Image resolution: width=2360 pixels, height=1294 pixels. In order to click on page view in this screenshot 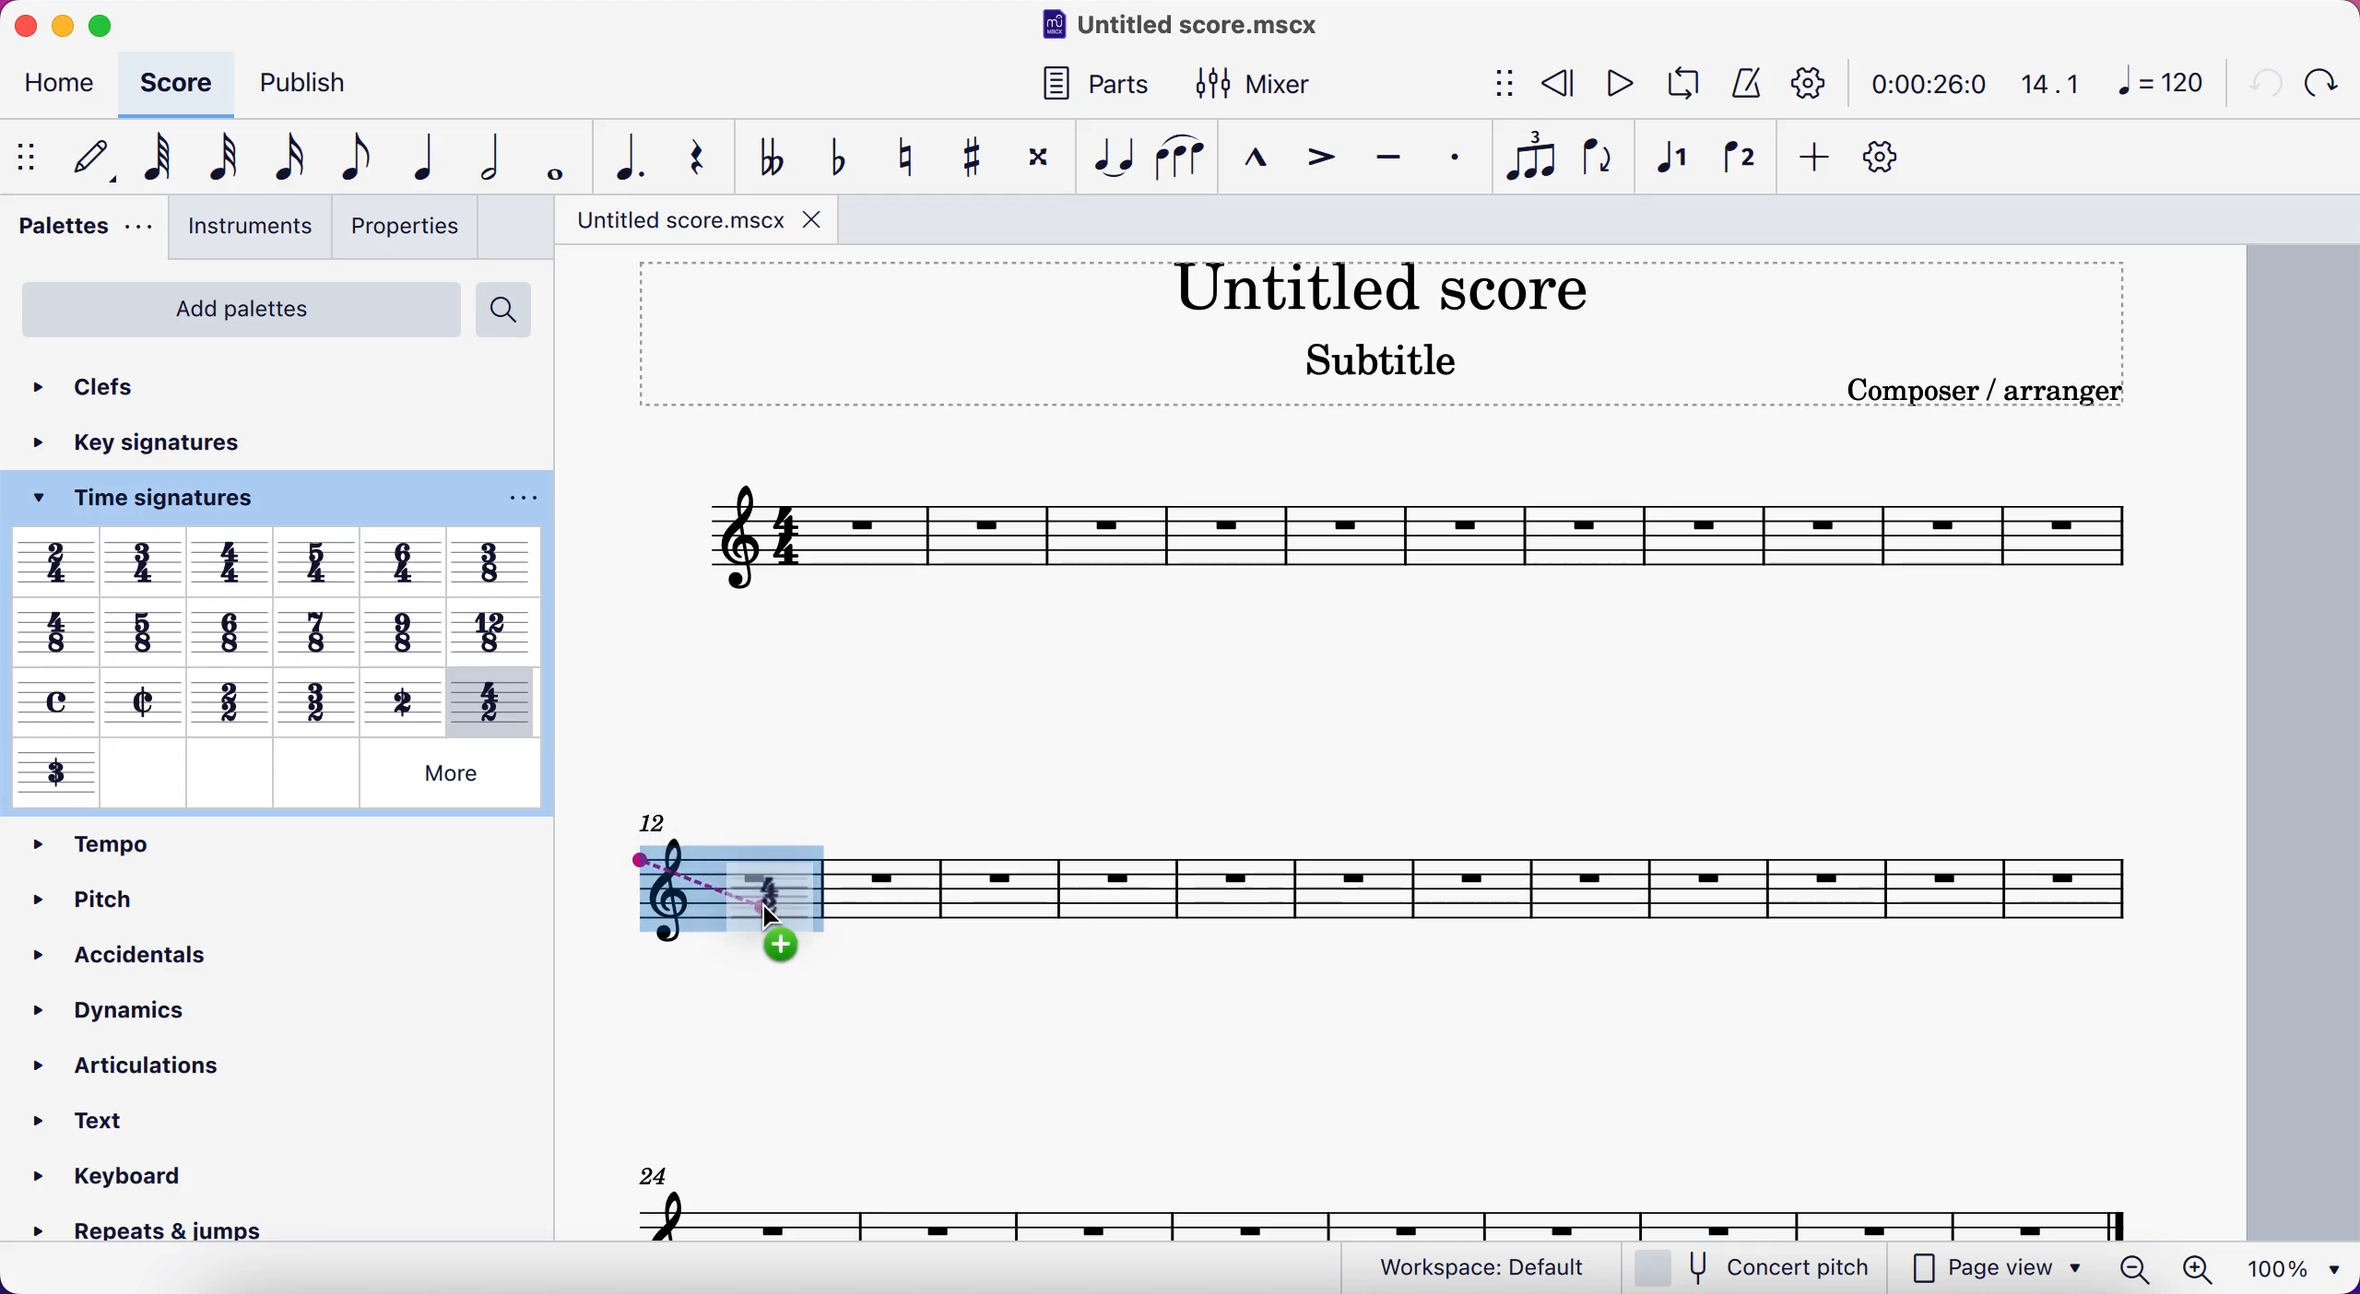, I will do `click(1932, 1267)`.